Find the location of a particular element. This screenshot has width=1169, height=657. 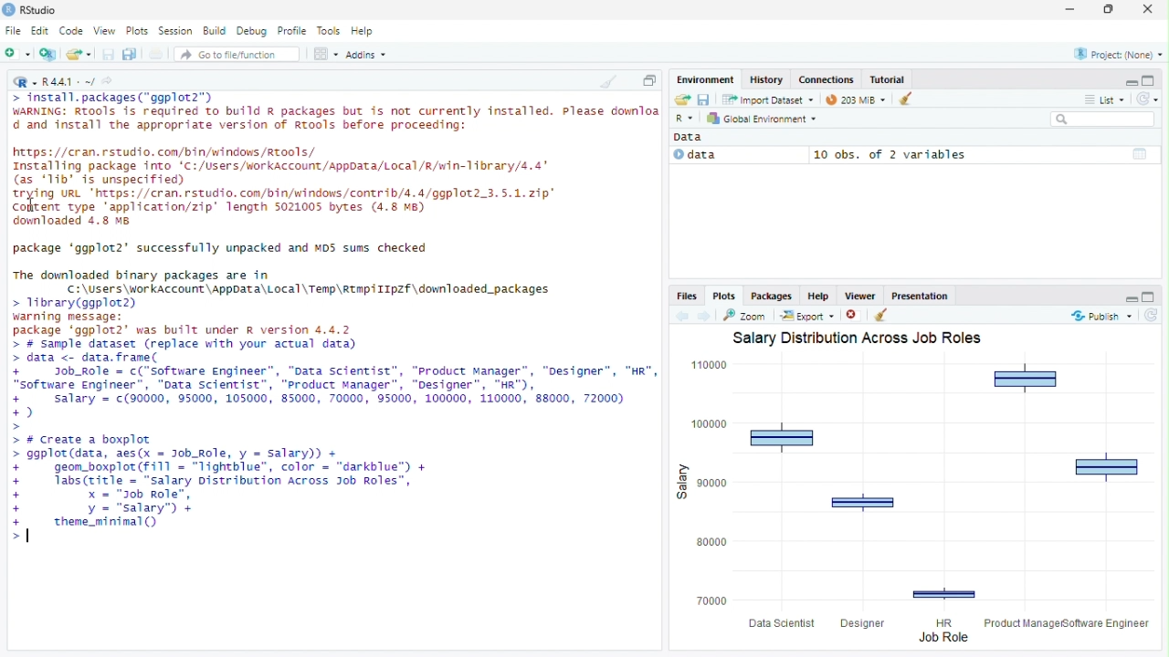

Cursor is located at coordinates (27, 534).